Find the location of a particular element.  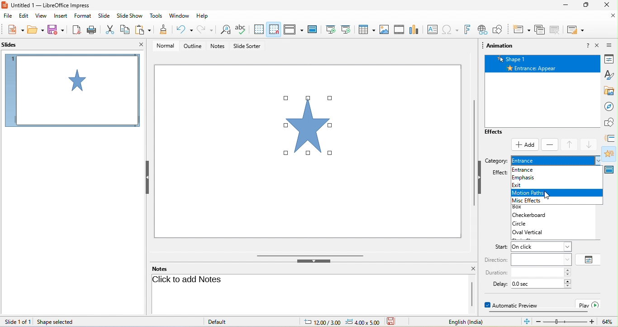

start is located at coordinates (497, 247).